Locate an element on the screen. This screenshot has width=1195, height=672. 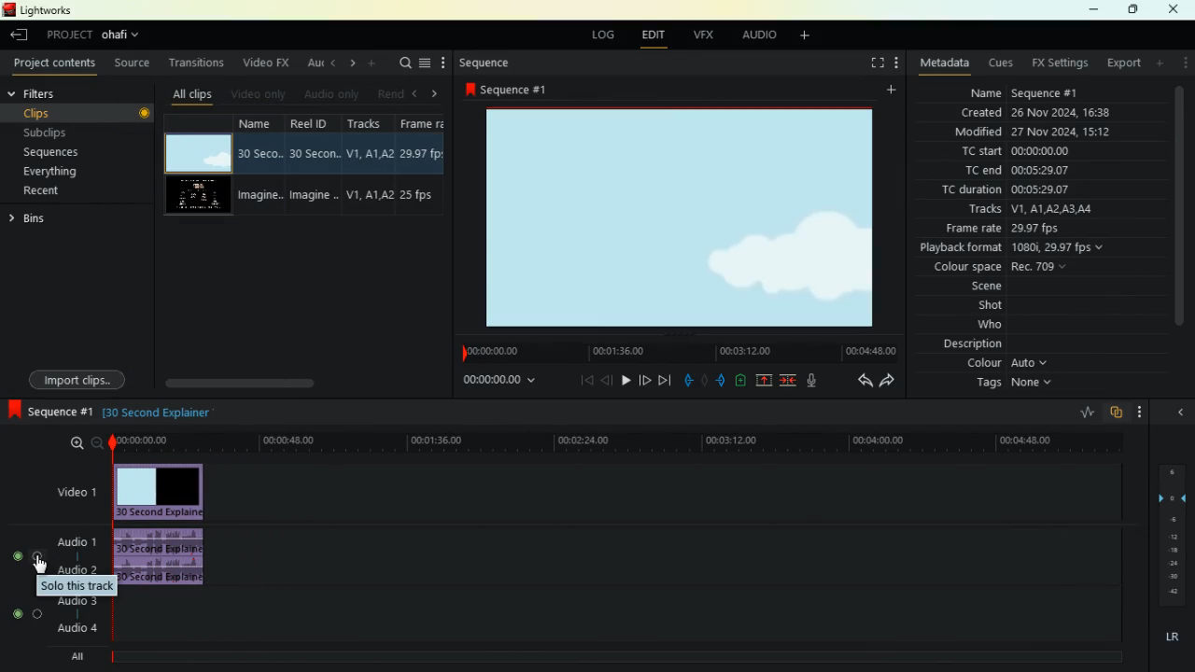
menu is located at coordinates (426, 63).